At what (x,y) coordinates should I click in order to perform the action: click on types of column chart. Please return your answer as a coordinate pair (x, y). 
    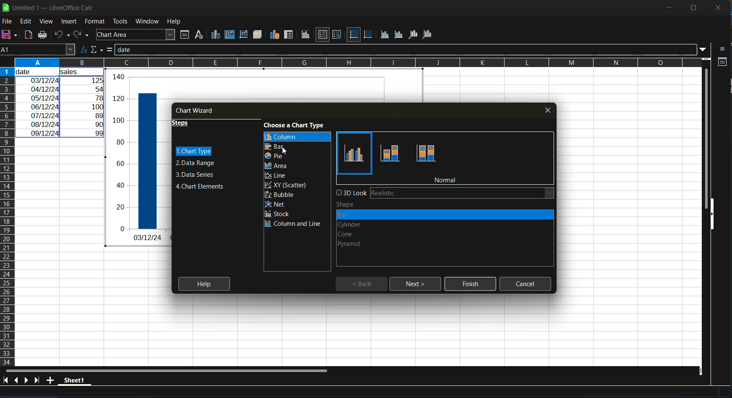
    Looking at the image, I should click on (395, 154).